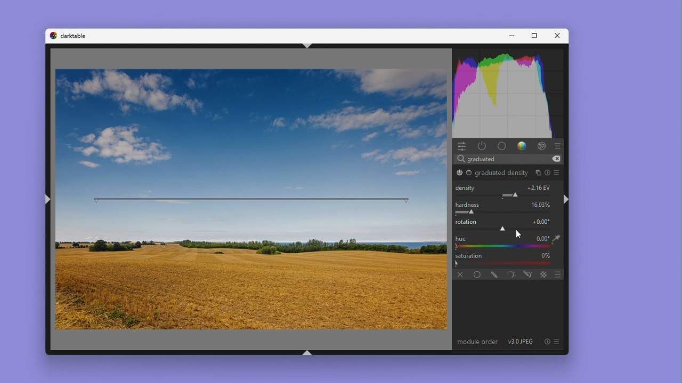 The height and width of the screenshot is (383, 682). Describe the element at coordinates (556, 36) in the screenshot. I see `Close` at that location.